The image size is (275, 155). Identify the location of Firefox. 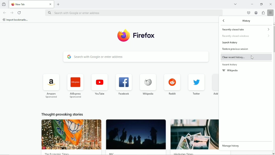
(144, 35).